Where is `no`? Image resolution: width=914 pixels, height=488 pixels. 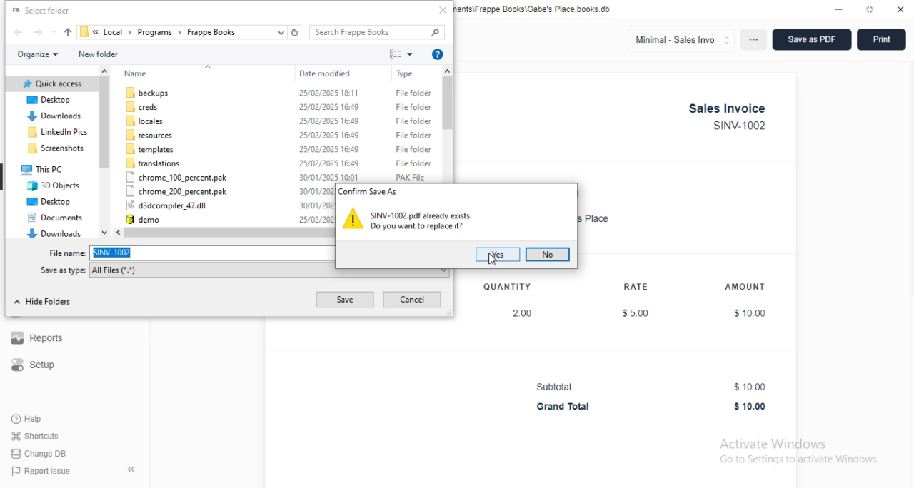 no is located at coordinates (548, 255).